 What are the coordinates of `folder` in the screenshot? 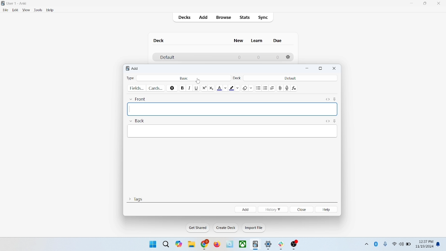 It's located at (191, 245).